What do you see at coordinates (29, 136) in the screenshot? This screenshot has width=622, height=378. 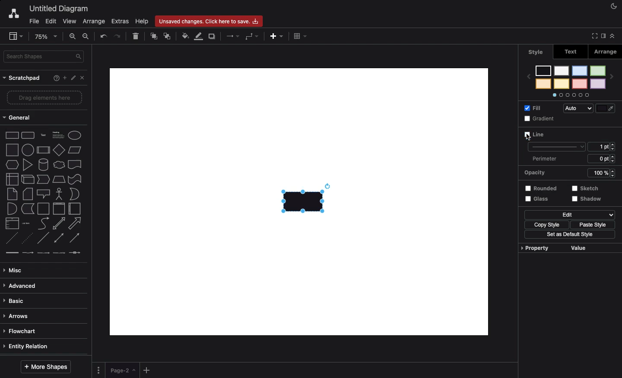 I see `Rounded rectangle` at bounding box center [29, 136].